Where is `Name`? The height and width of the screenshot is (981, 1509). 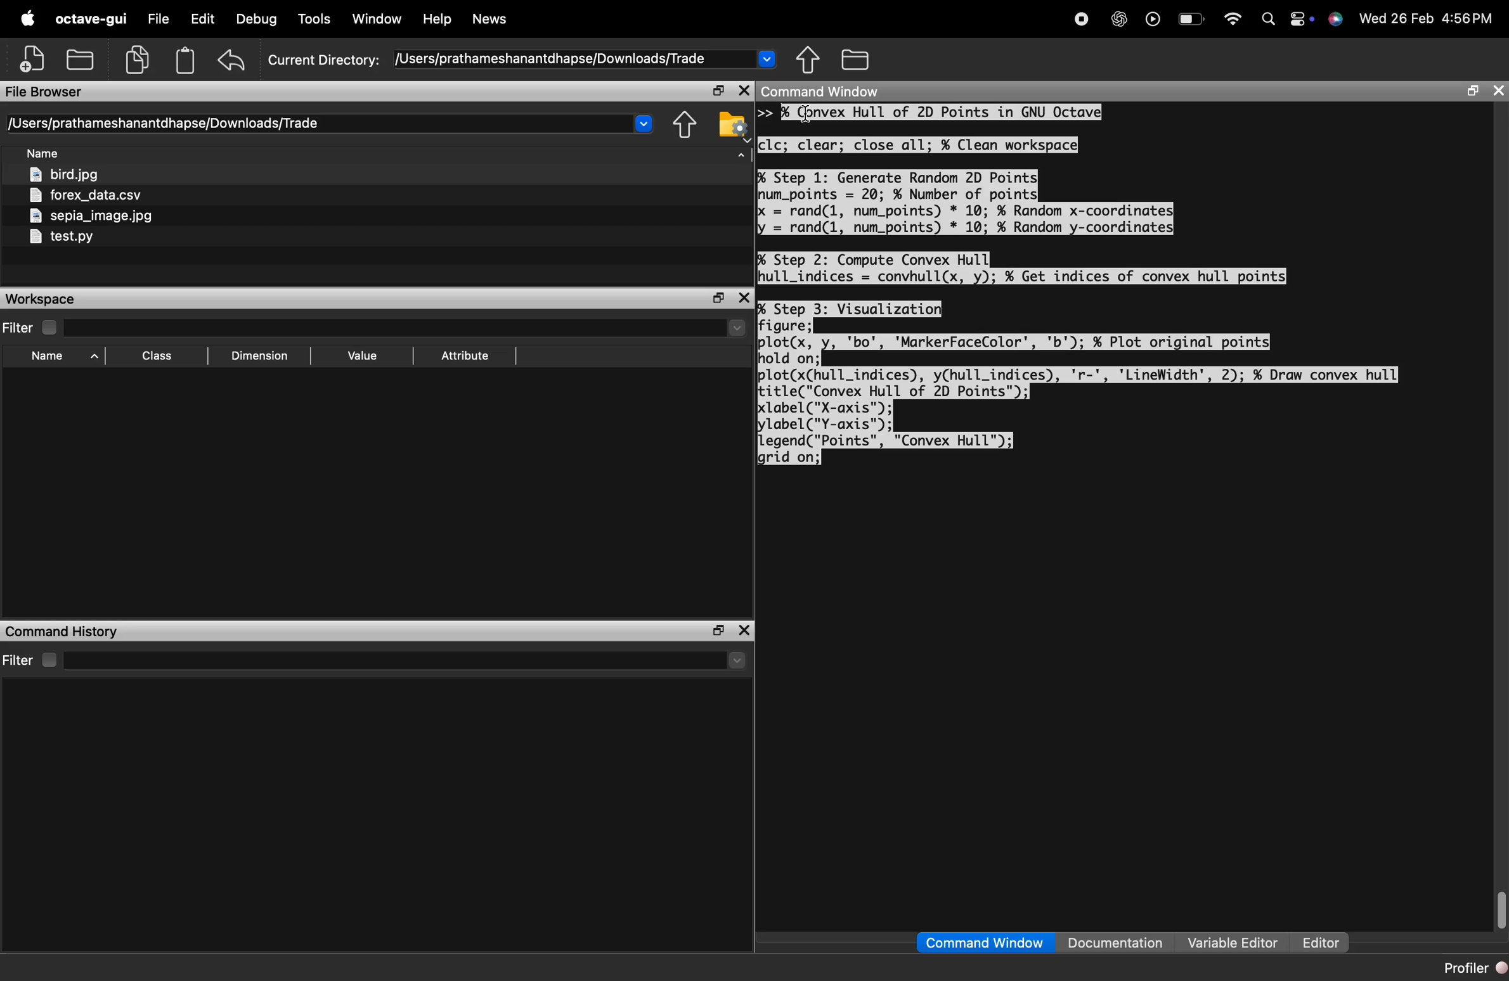 Name is located at coordinates (42, 151).